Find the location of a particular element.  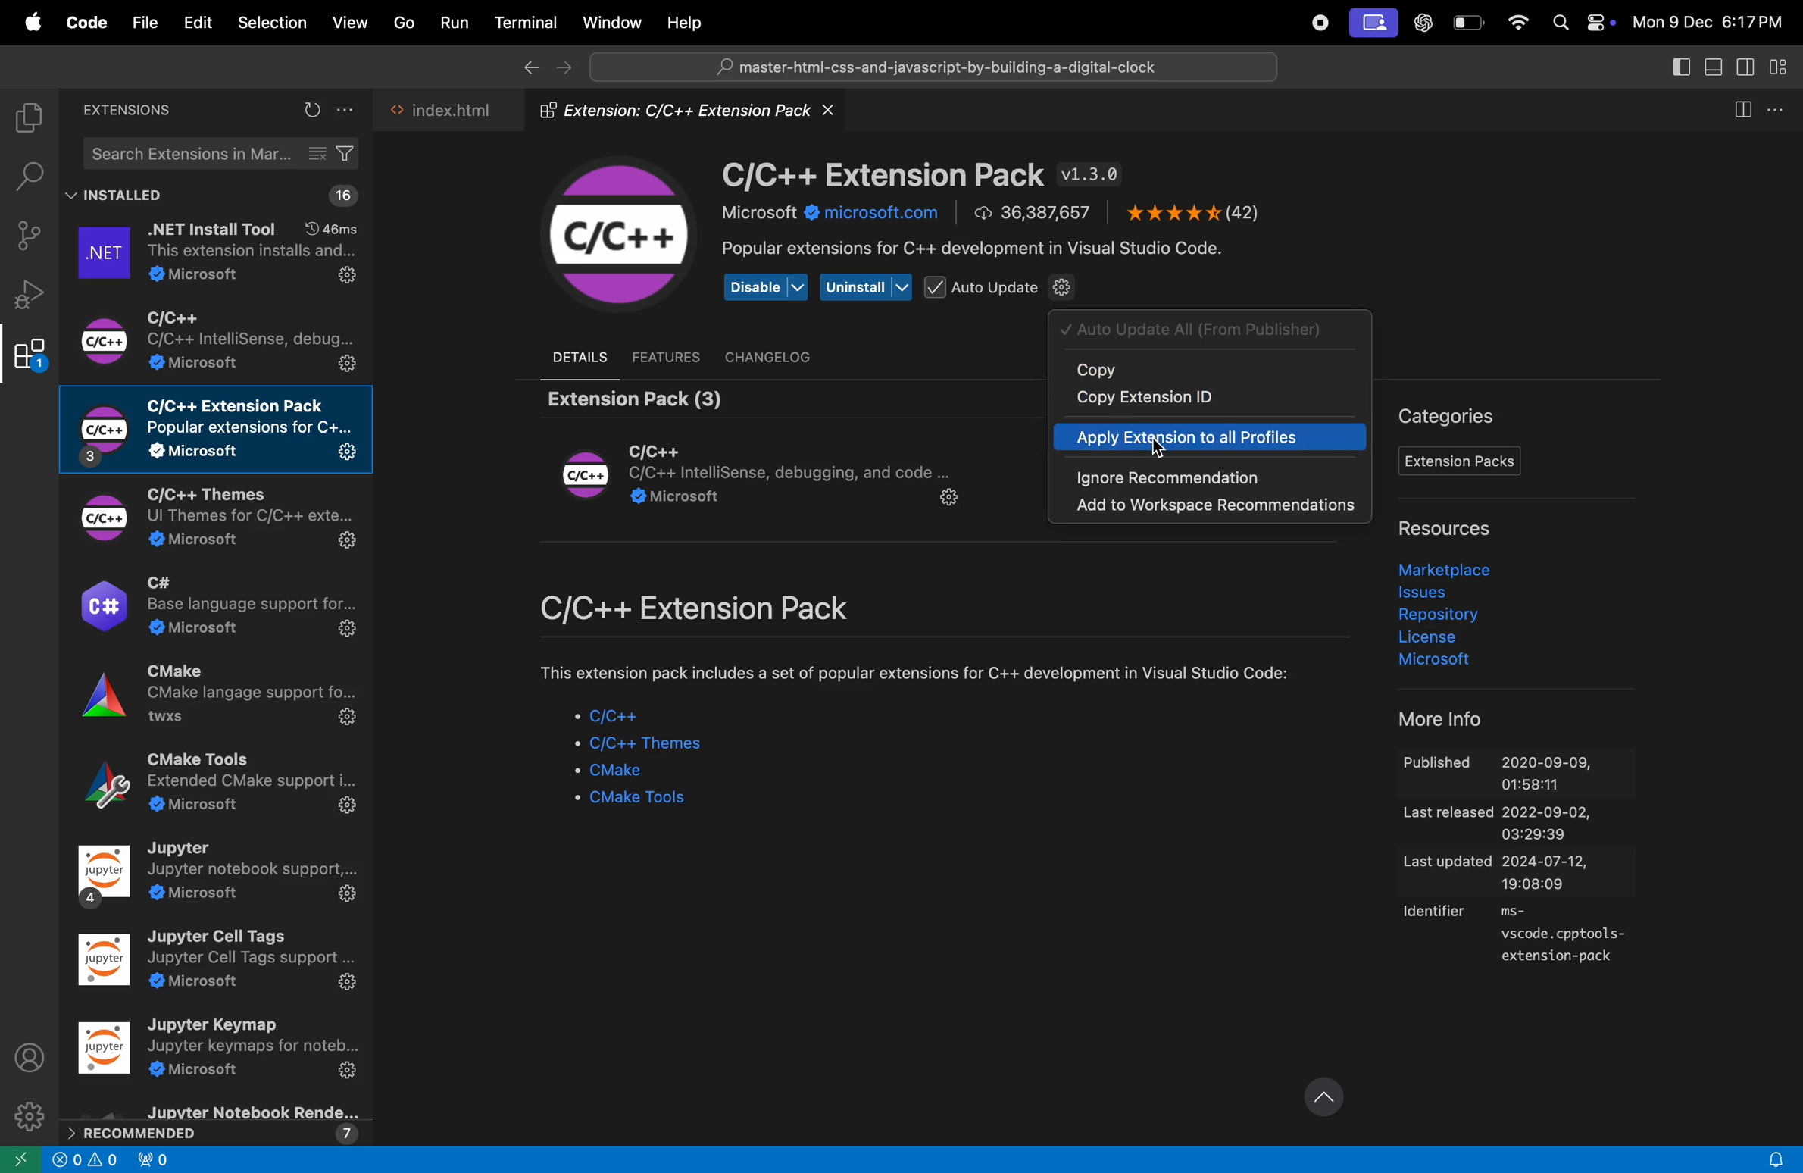

CMake tools extensions is located at coordinates (214, 787).